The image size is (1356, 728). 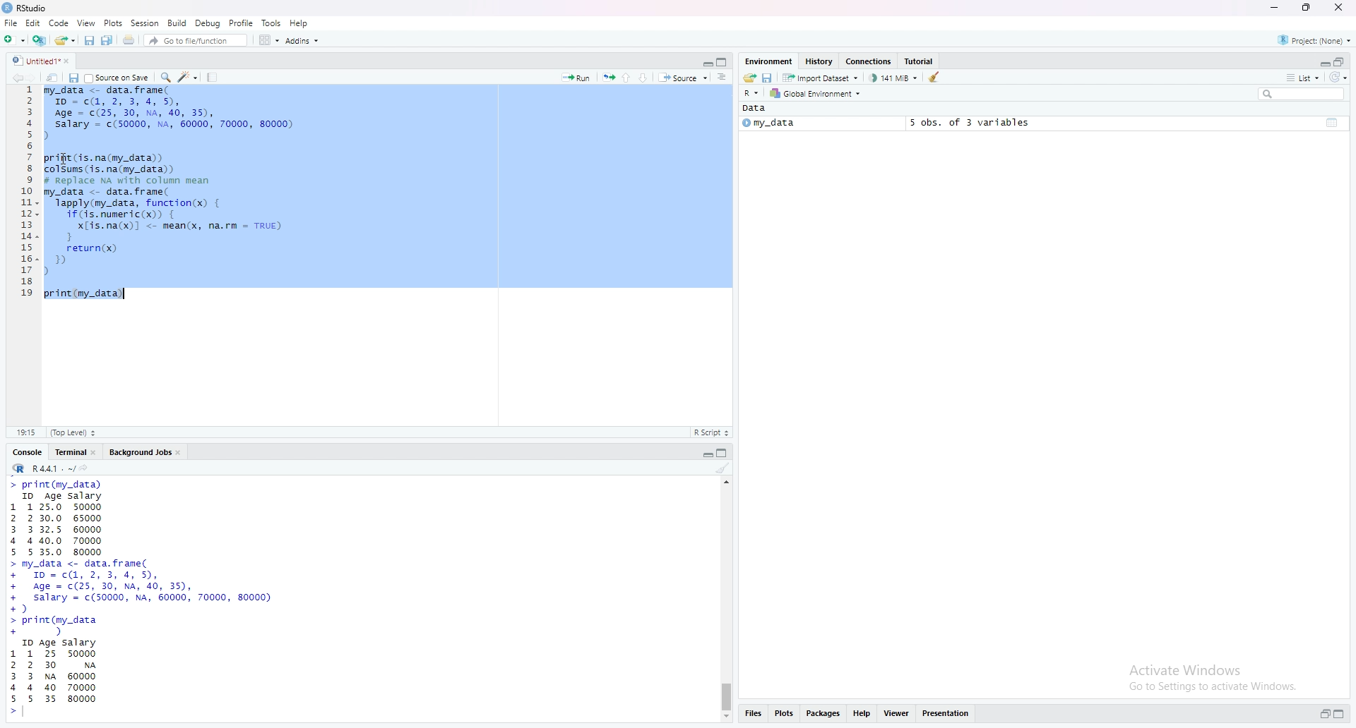 I want to click on help, so click(x=862, y=712).